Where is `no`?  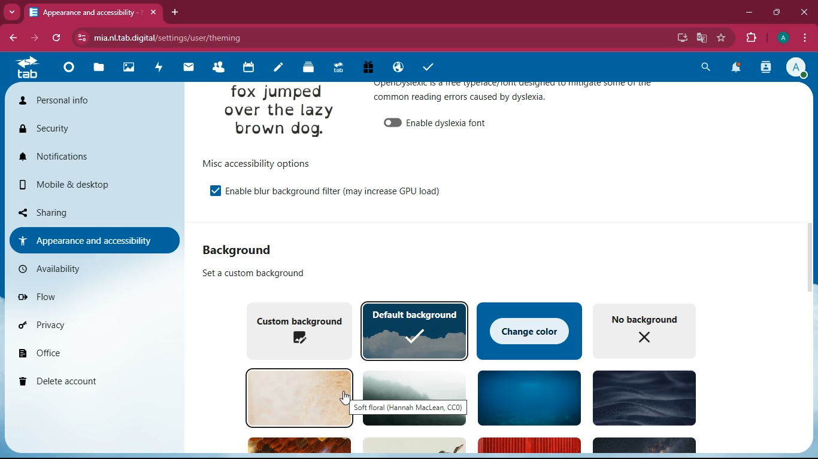 no is located at coordinates (645, 332).